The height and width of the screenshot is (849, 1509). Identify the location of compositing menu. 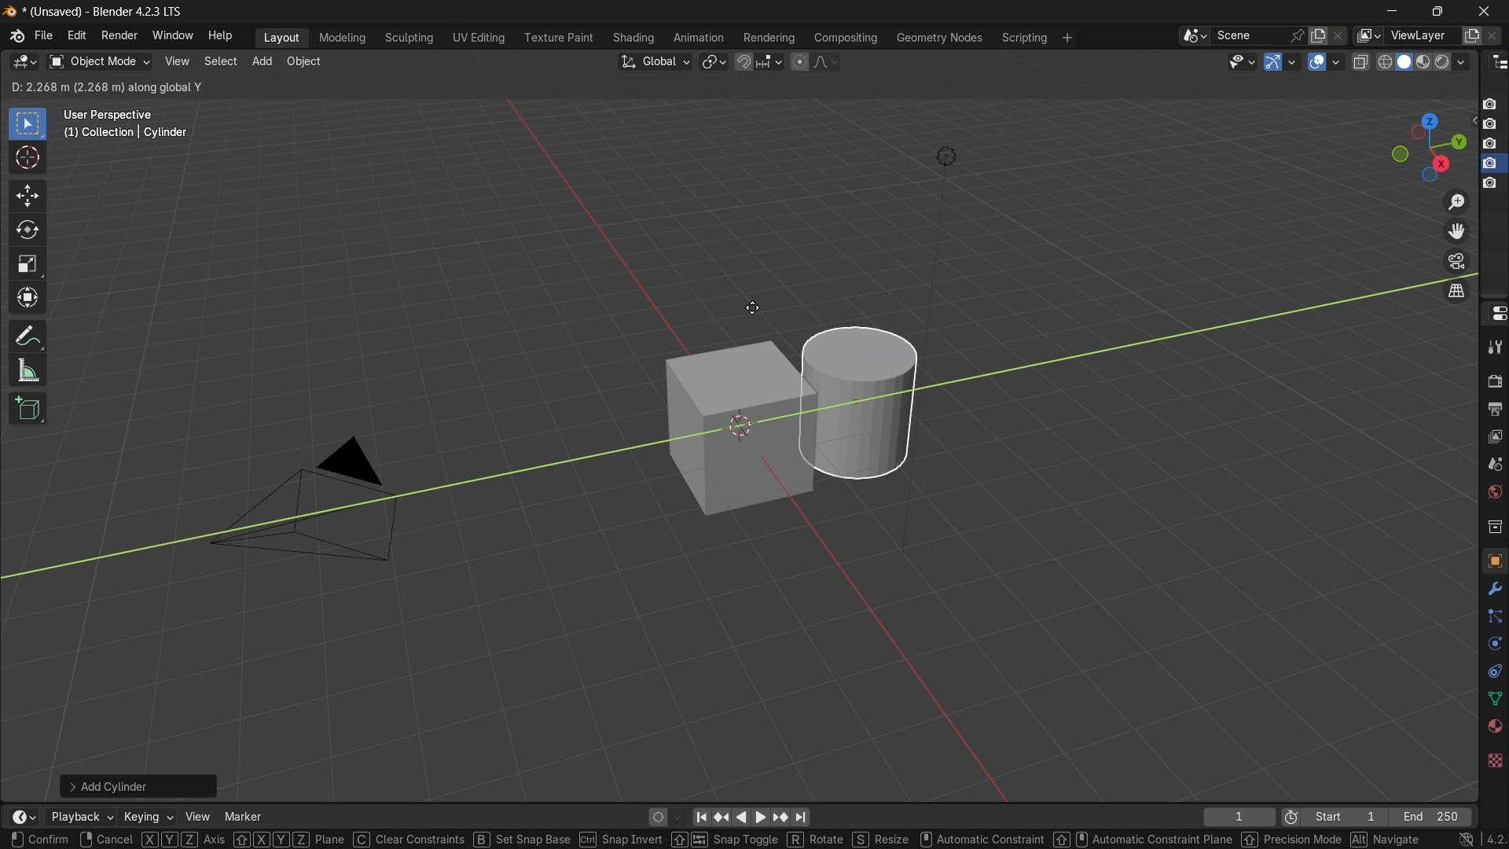
(846, 38).